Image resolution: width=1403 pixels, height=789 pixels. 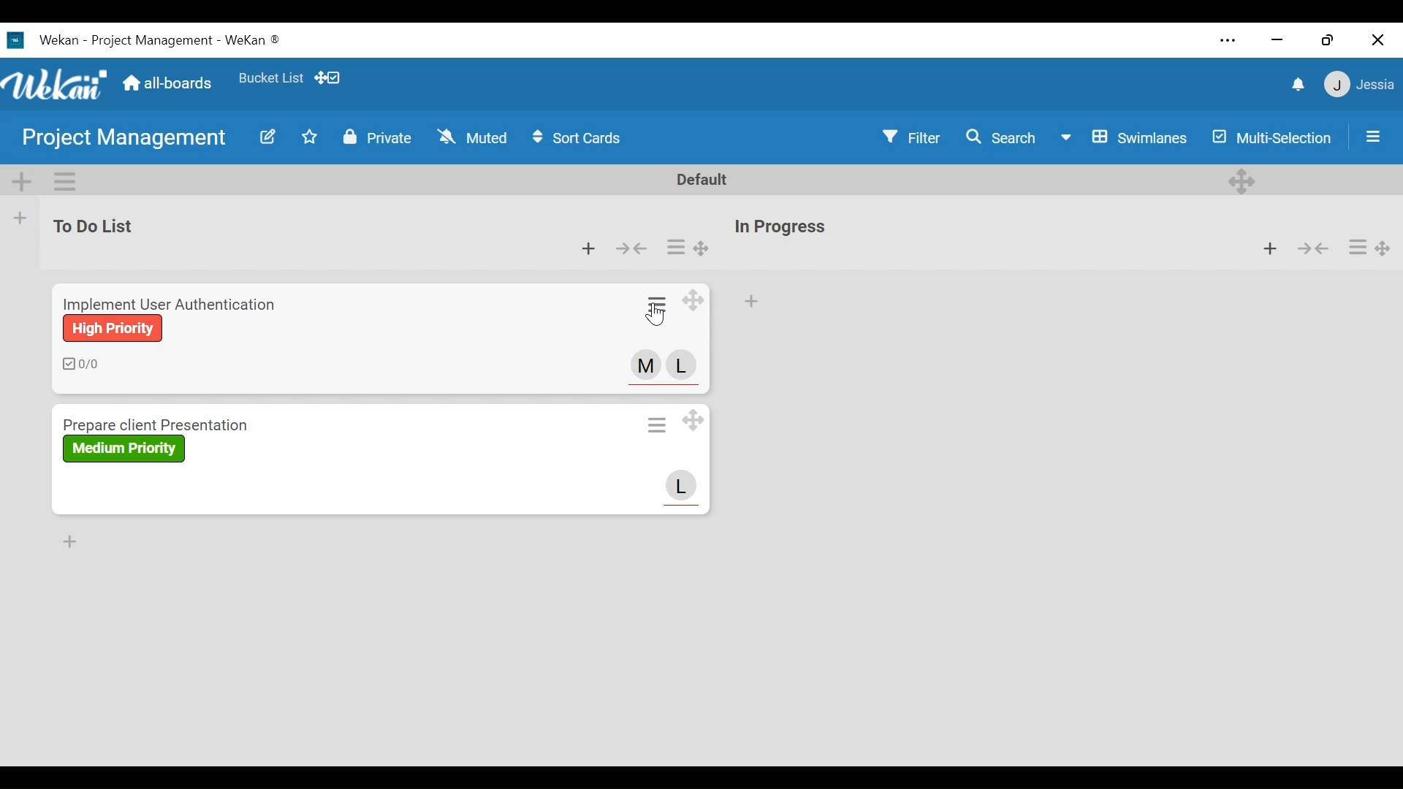 I want to click on List Name, so click(x=91, y=224).